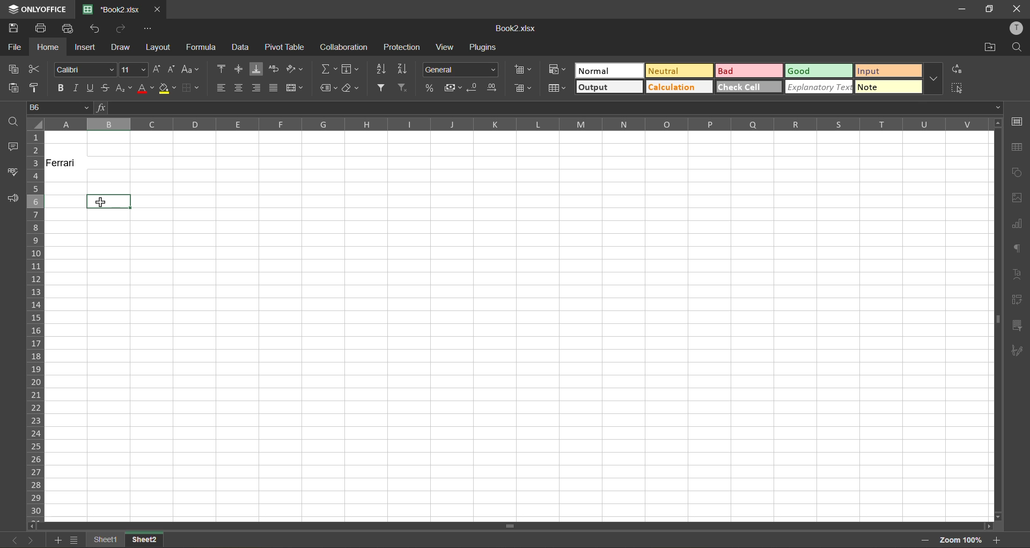 The image size is (1030, 548). Describe the element at coordinates (122, 27) in the screenshot. I see `redo` at that location.